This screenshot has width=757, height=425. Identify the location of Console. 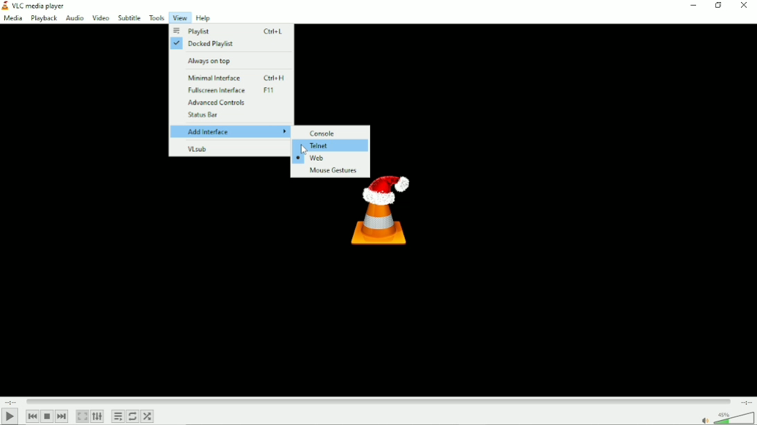
(325, 133).